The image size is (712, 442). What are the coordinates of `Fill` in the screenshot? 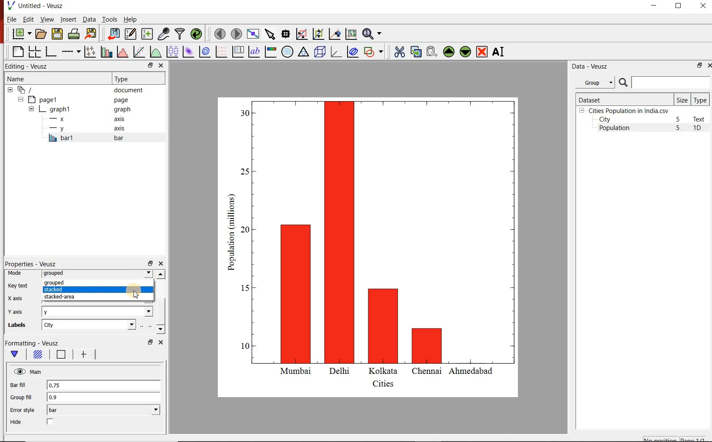 It's located at (37, 356).